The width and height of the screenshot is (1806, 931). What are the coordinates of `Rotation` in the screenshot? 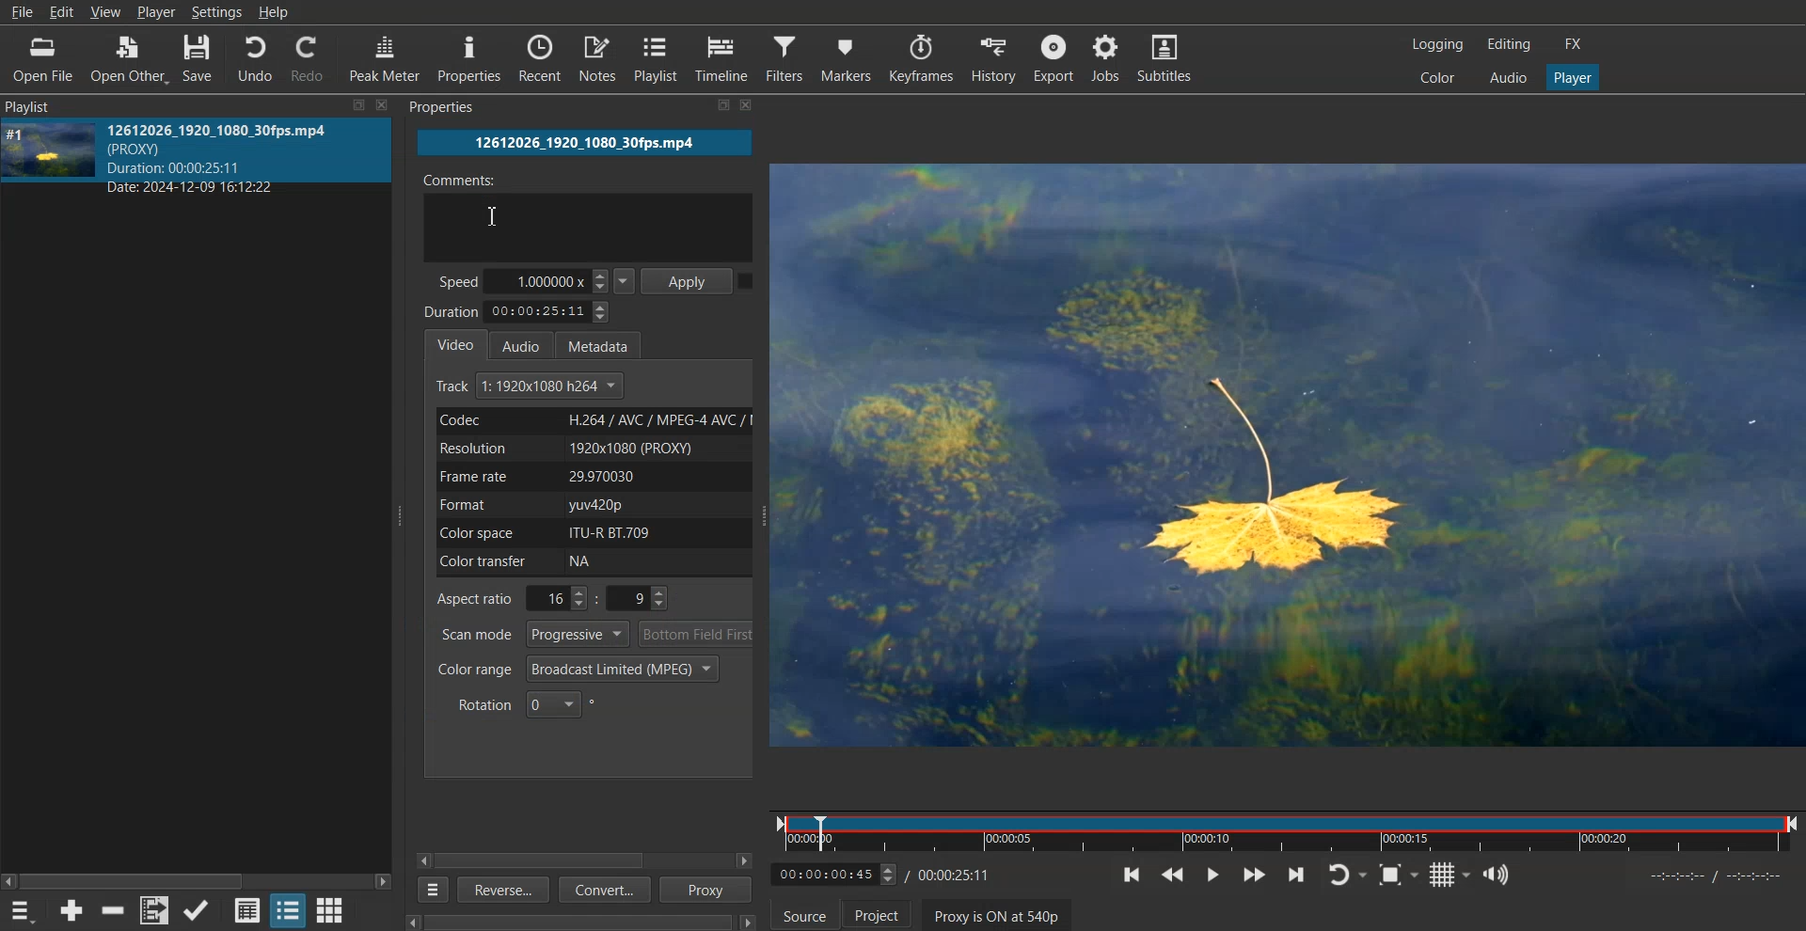 It's located at (527, 703).